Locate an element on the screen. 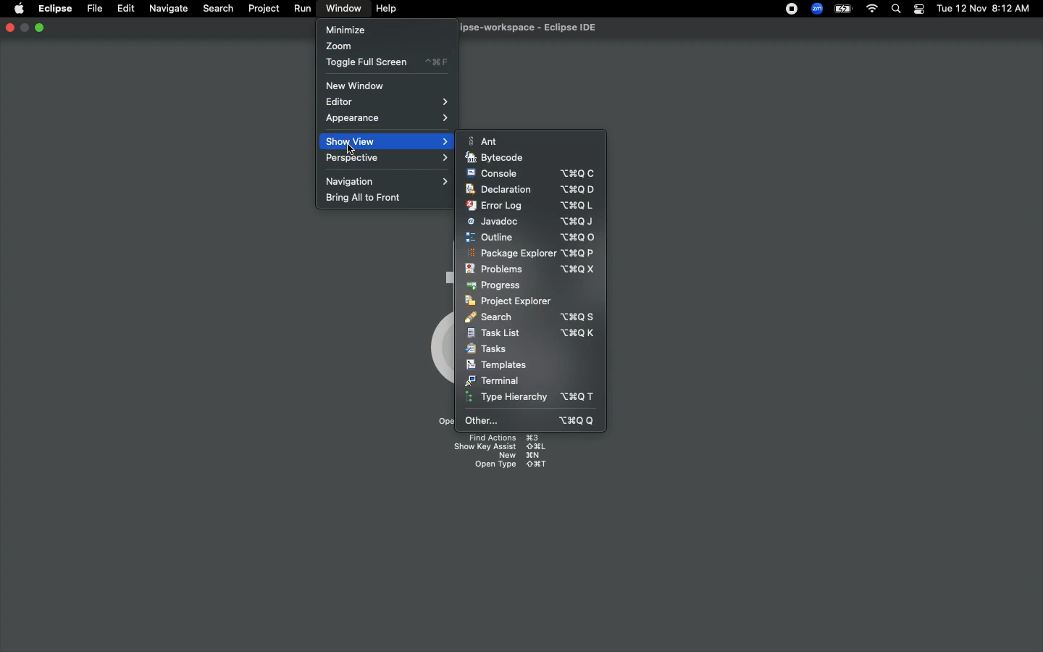 Image resolution: width=1043 pixels, height=652 pixels. Maximize is located at coordinates (40, 28).